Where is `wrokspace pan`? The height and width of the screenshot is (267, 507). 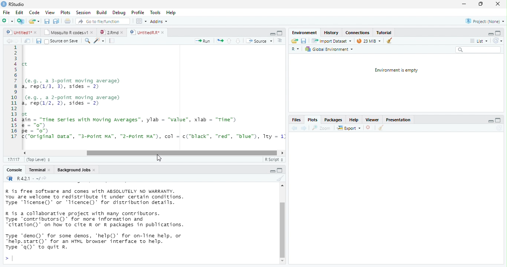 wrokspace pan is located at coordinates (141, 21).